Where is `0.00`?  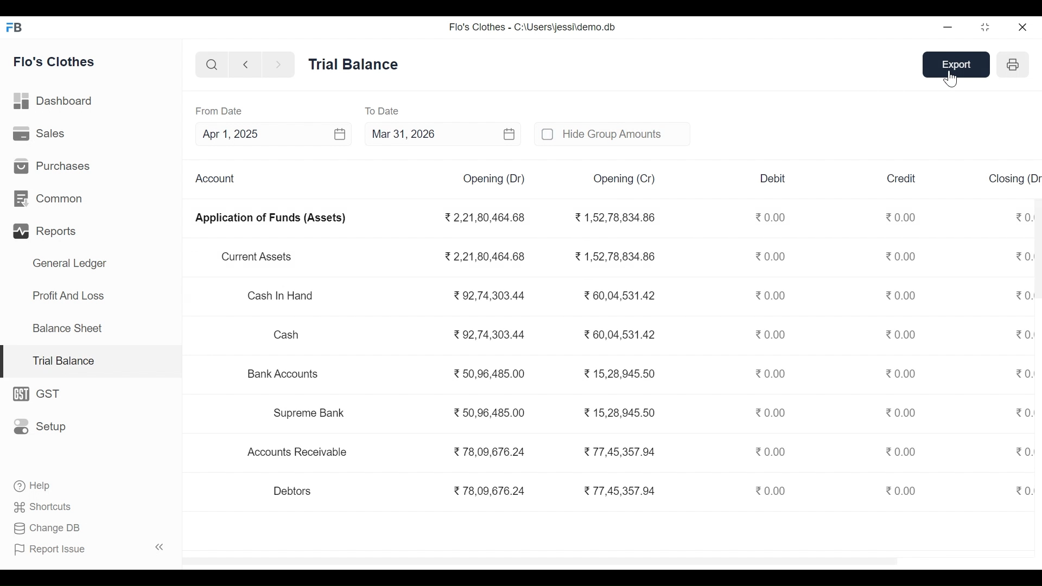
0.00 is located at coordinates (902, 216).